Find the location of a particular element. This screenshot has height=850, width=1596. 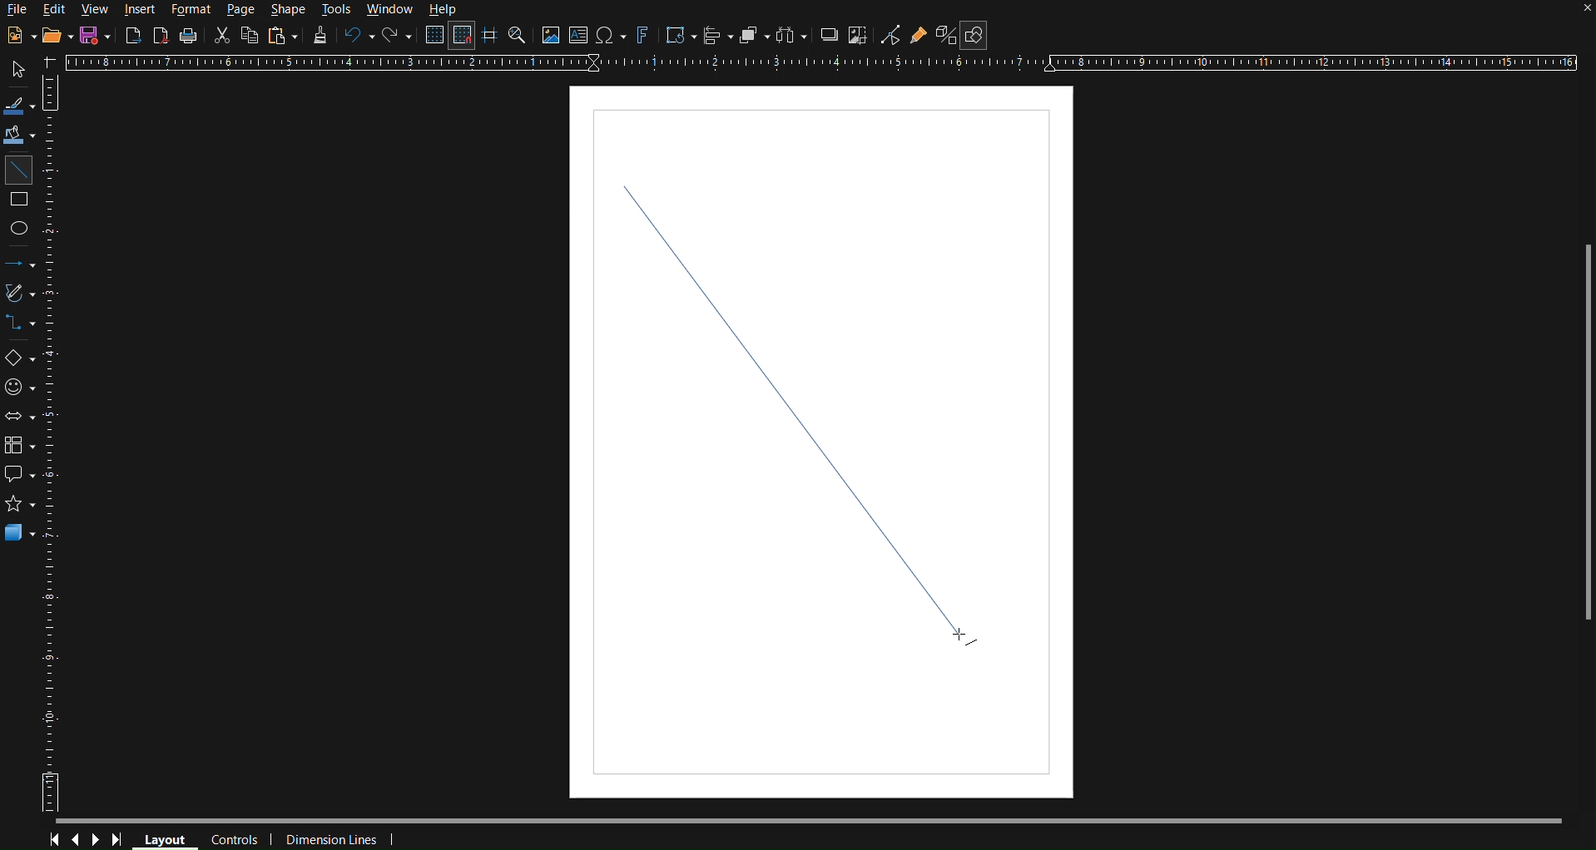

Save is located at coordinates (91, 36).